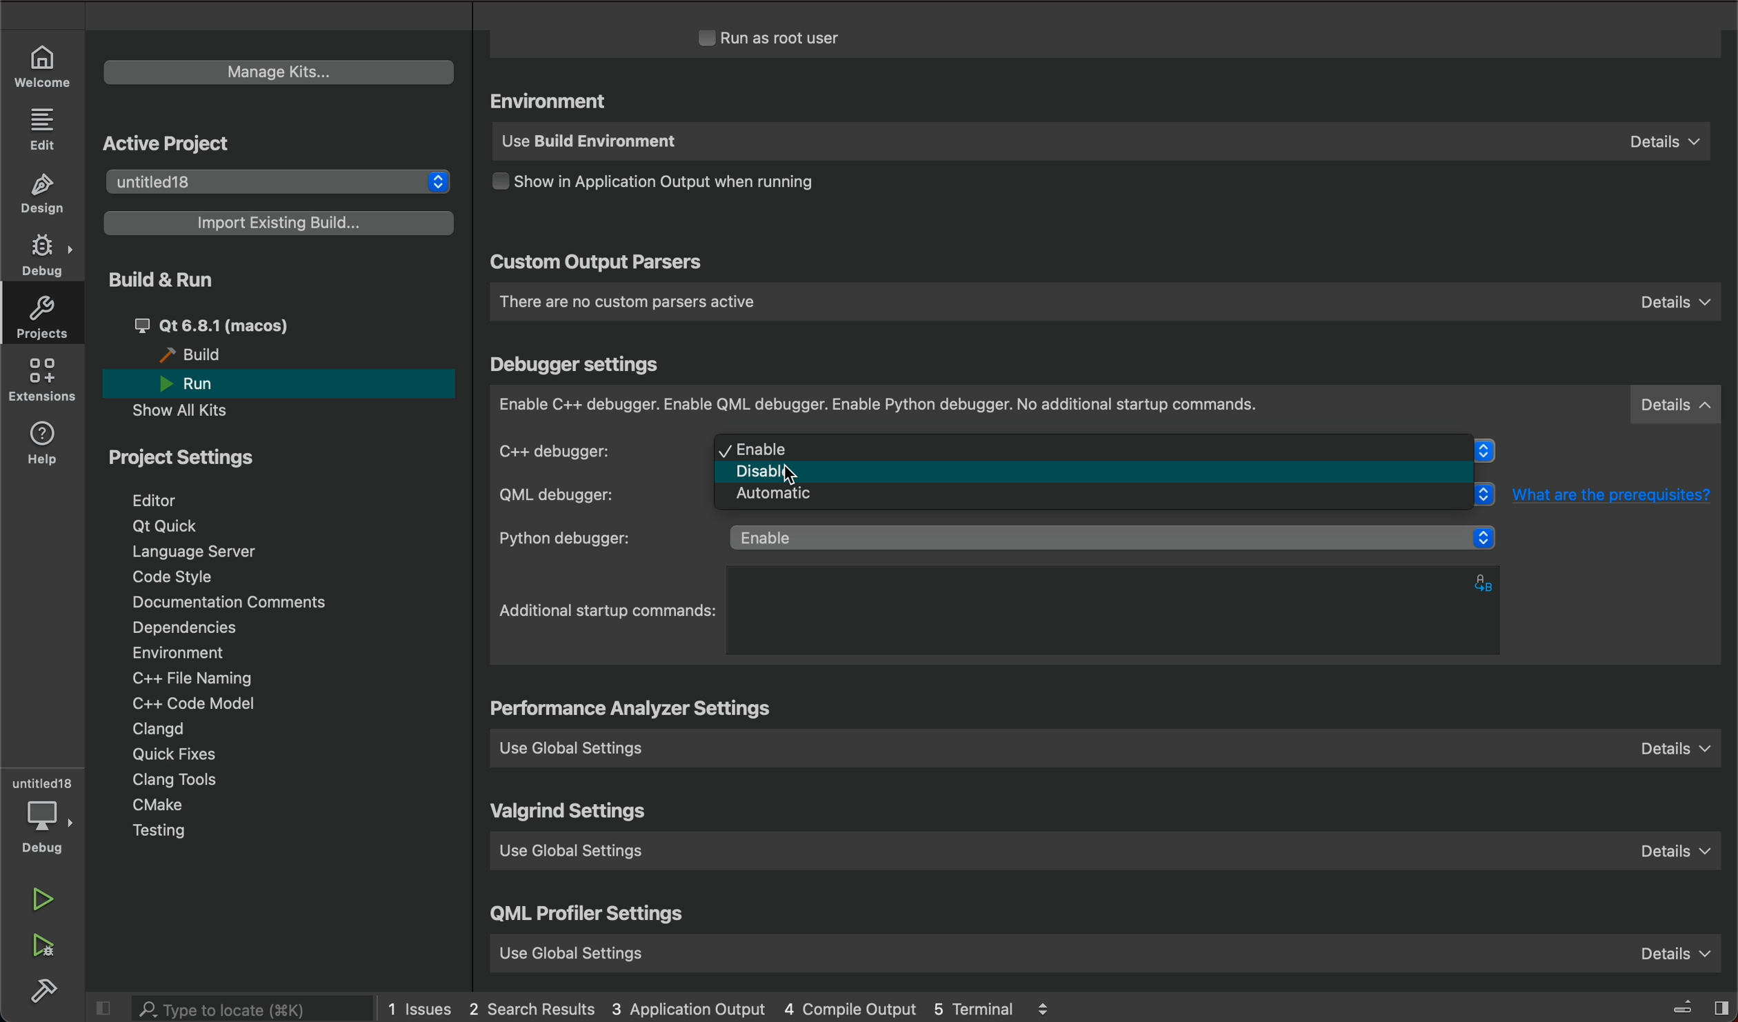  Describe the element at coordinates (109, 1008) in the screenshot. I see `close slidebar` at that location.